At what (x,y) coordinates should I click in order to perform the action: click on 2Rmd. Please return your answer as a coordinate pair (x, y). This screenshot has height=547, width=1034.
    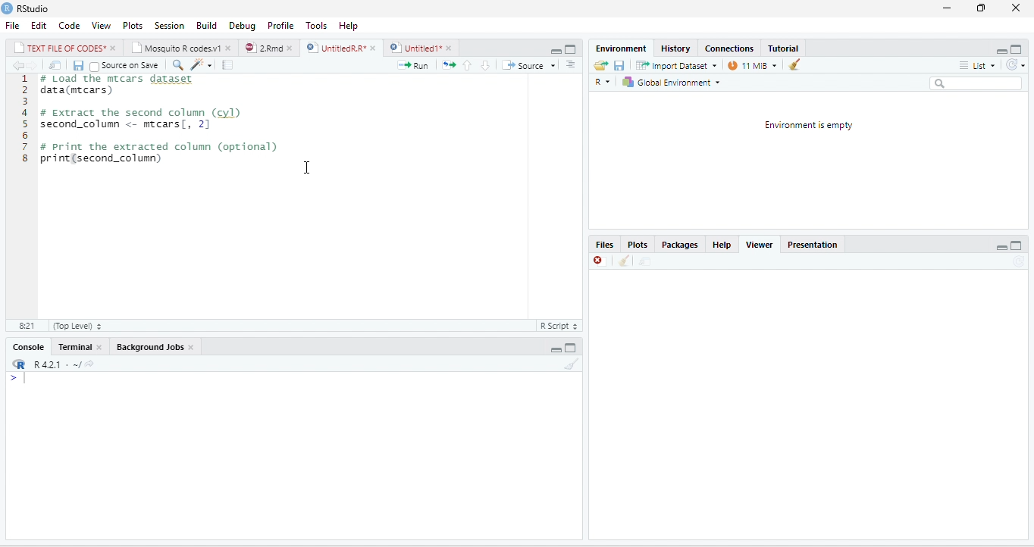
    Looking at the image, I should click on (262, 48).